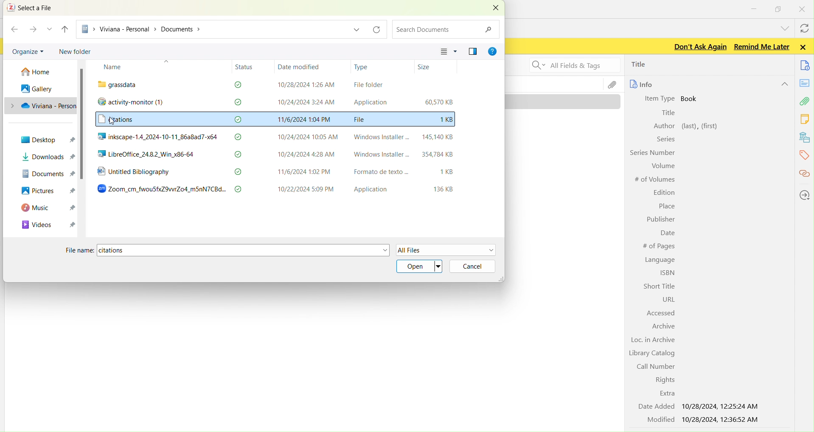  I want to click on SHOW THE PREVIEW PANE, so click(473, 51).